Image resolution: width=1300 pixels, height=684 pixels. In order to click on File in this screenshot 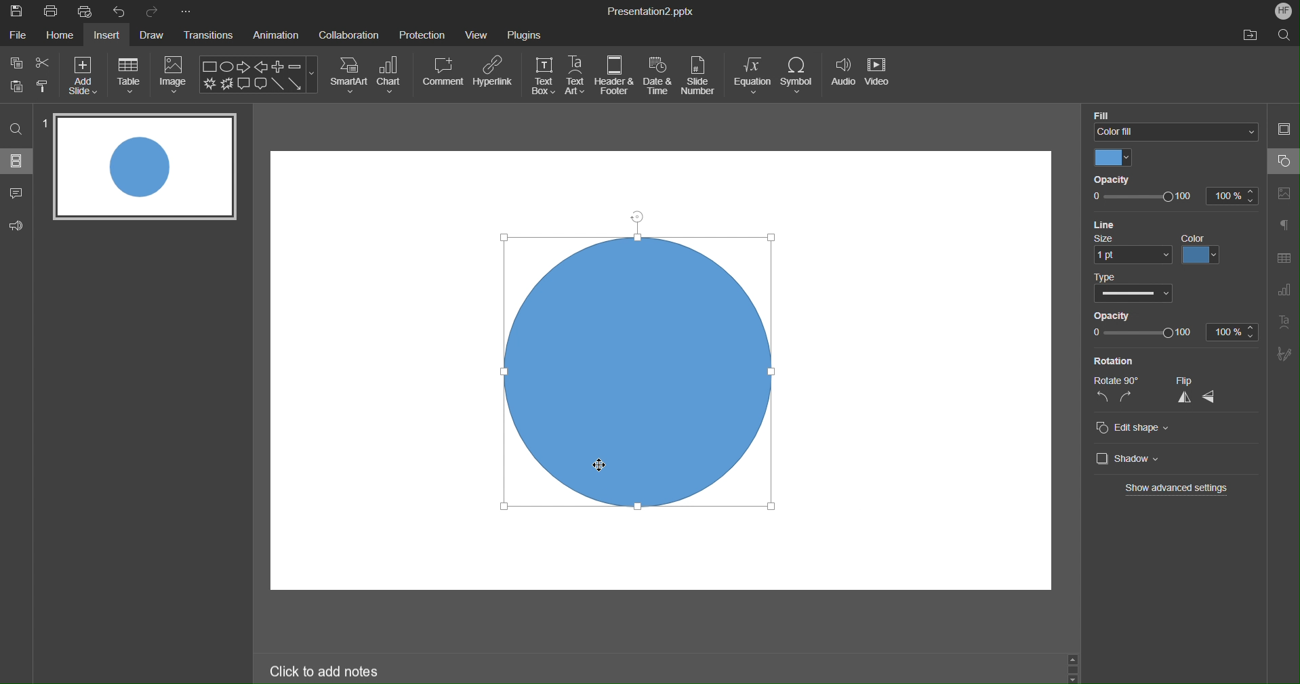, I will do `click(17, 36)`.